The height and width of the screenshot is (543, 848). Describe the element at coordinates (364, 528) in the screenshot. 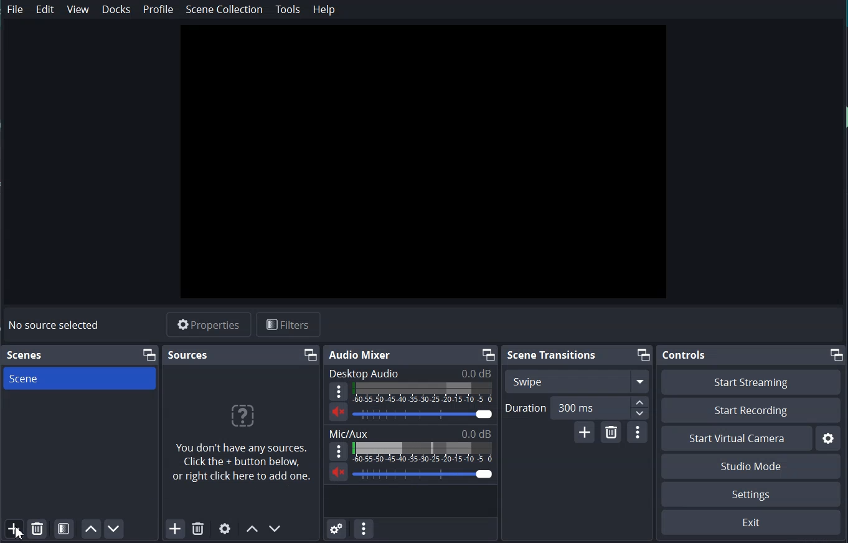

I see `Audio mixer menu` at that location.